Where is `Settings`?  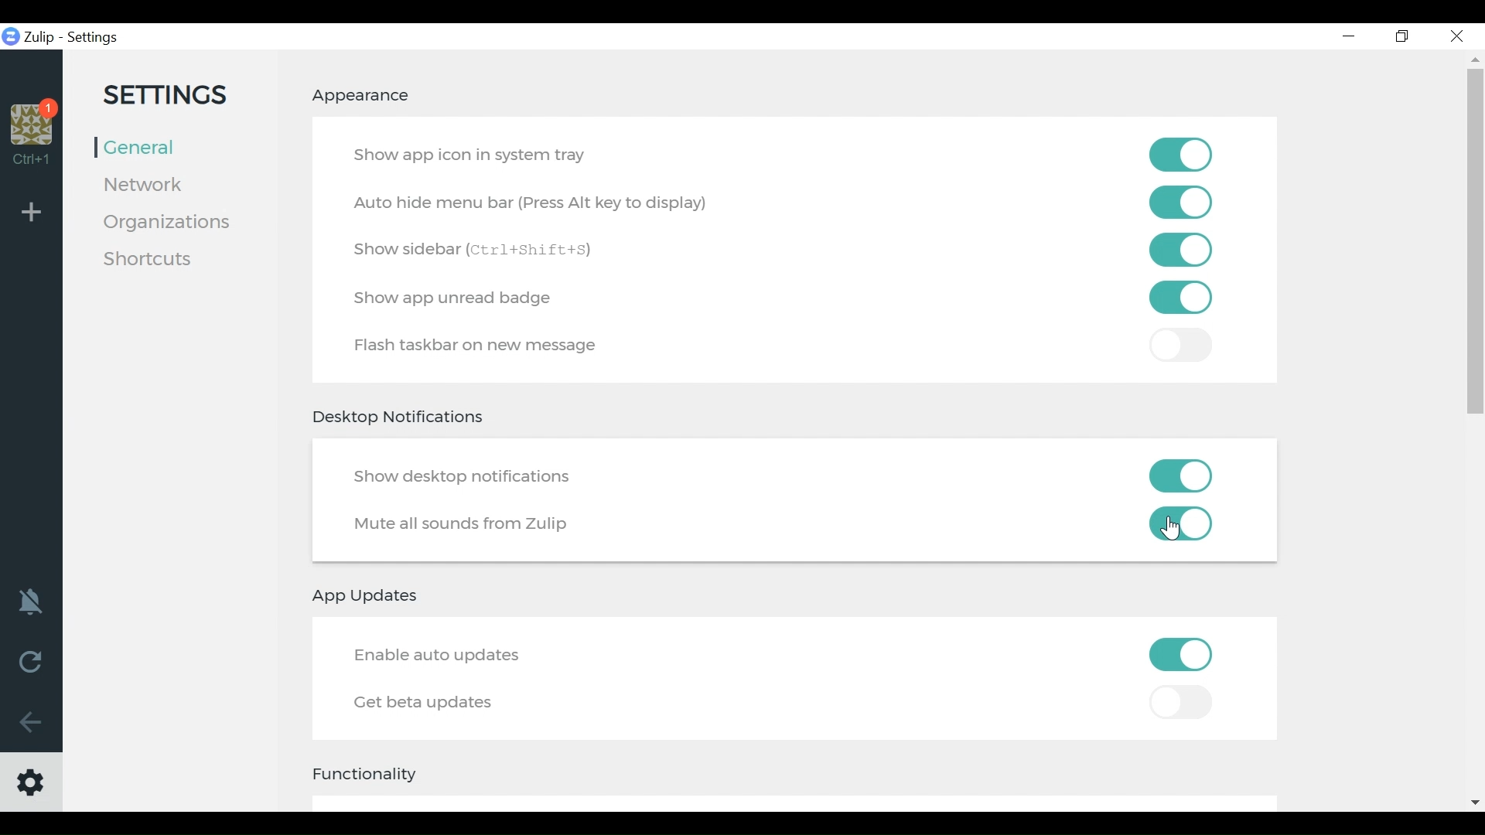 Settings is located at coordinates (94, 38).